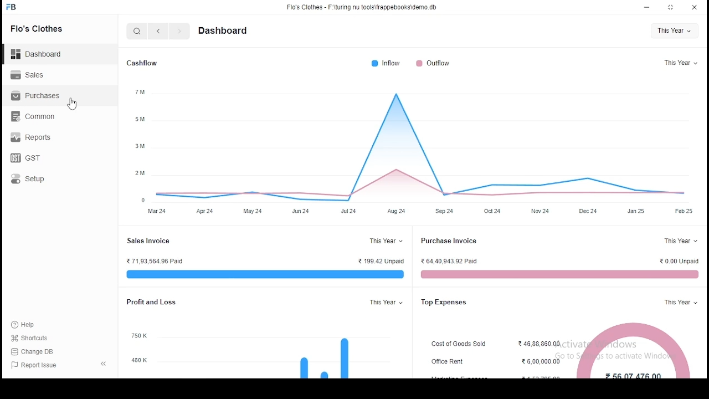  What do you see at coordinates (648, 7) in the screenshot?
I see `minimize` at bounding box center [648, 7].